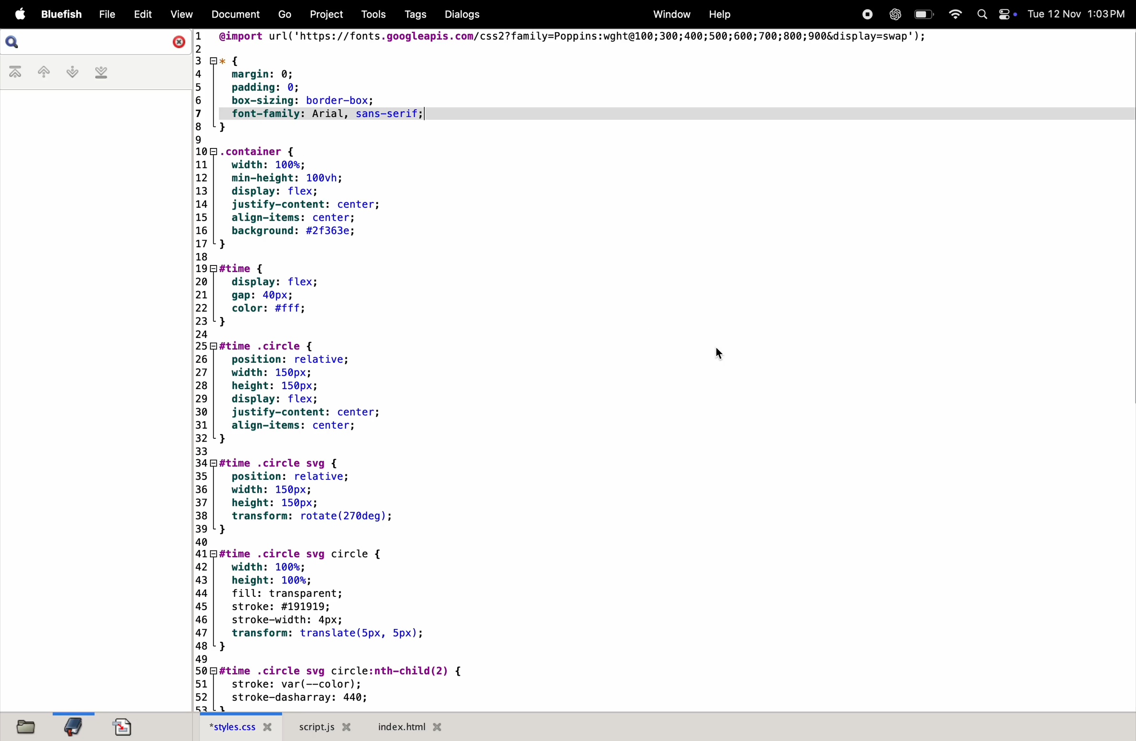 The width and height of the screenshot is (1136, 741). I want to click on dialogs, so click(462, 15).